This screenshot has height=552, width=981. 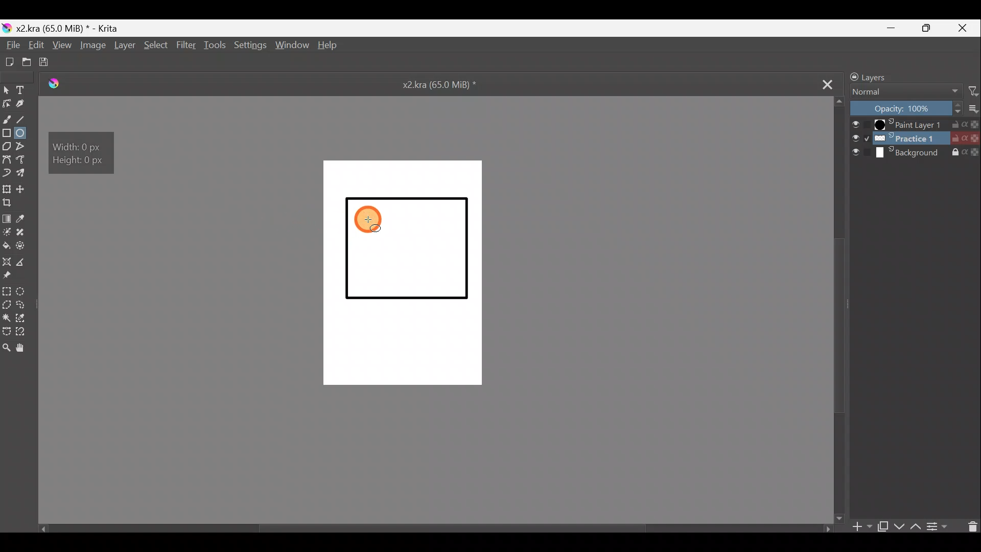 What do you see at coordinates (441, 86) in the screenshot?
I see `x2.kra (65.0 MiB) *` at bounding box center [441, 86].